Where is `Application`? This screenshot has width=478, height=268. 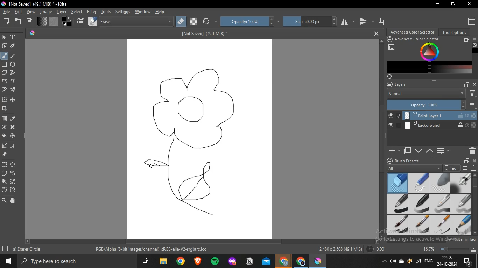
Application is located at coordinates (249, 261).